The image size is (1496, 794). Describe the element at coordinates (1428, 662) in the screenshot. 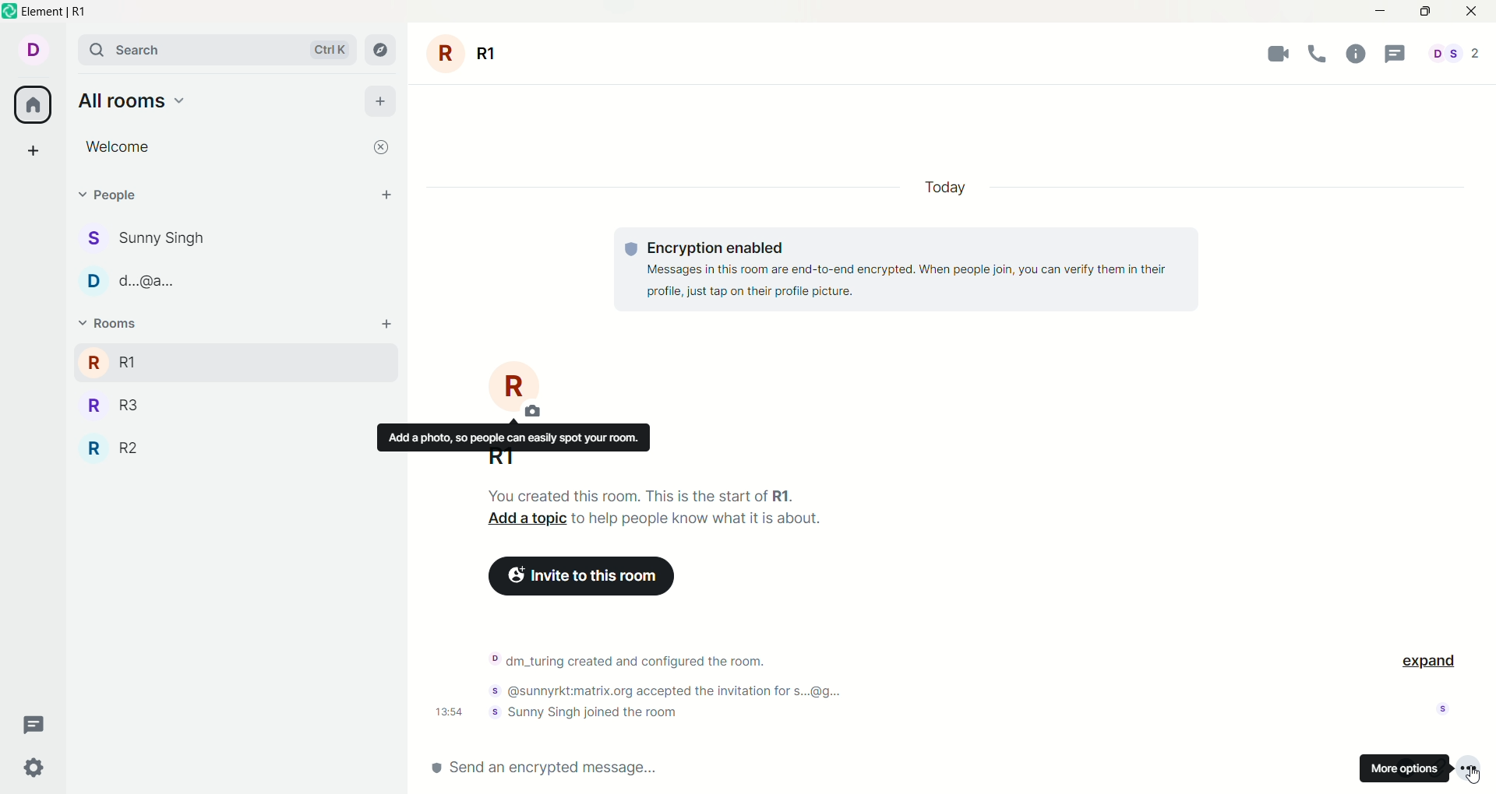

I see `expand` at that location.